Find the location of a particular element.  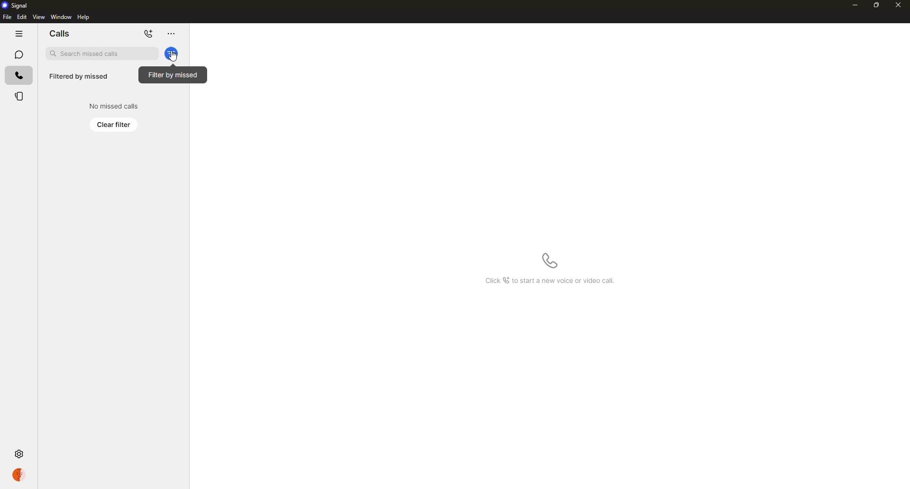

view is located at coordinates (38, 17).